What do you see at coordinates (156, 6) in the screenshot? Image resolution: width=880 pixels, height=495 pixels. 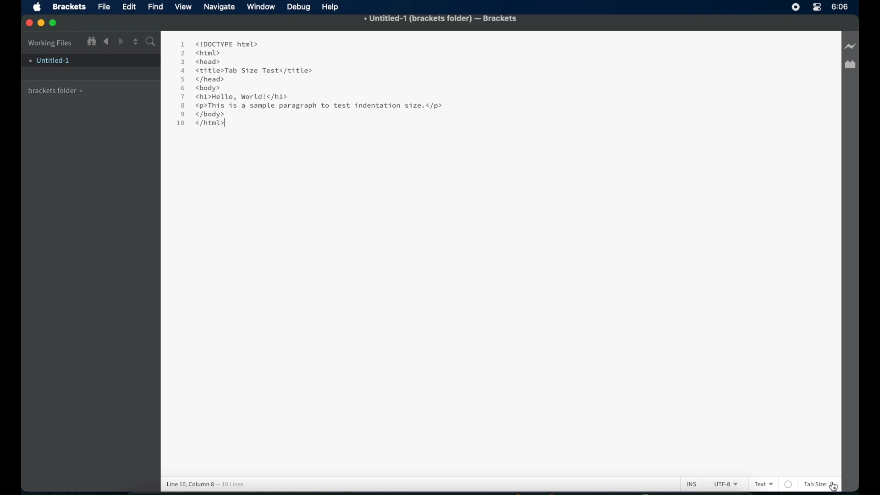 I see `Find` at bounding box center [156, 6].